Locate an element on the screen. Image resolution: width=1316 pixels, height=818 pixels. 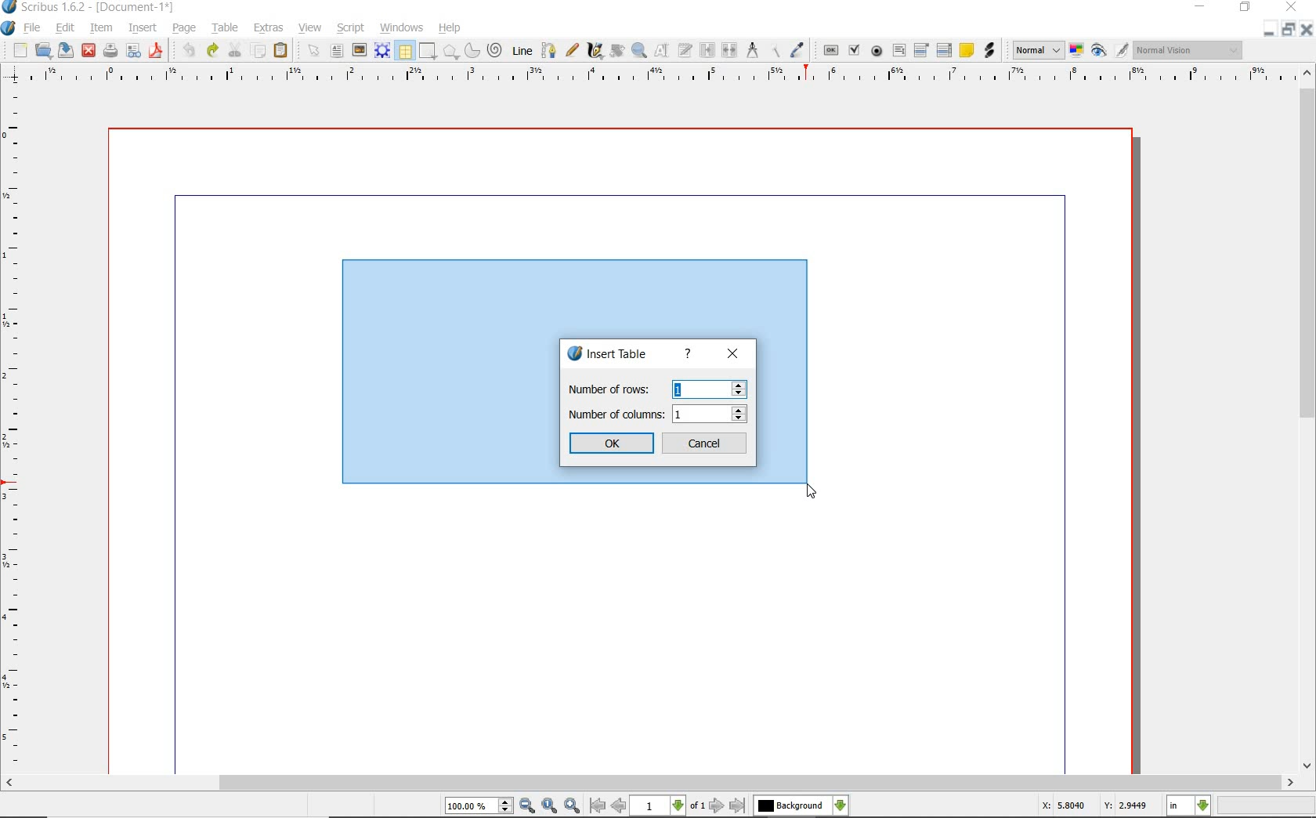
close is located at coordinates (1306, 30).